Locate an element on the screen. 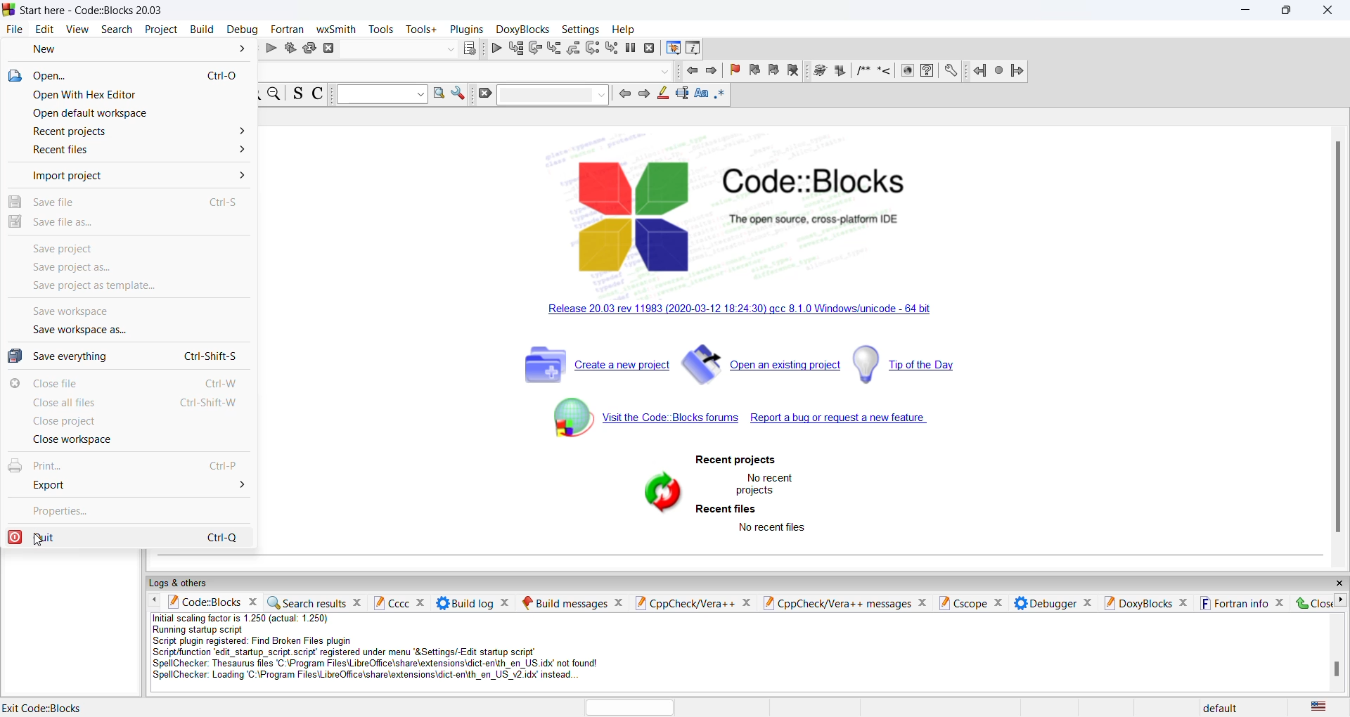  cpp check pane is located at coordinates (837, 605).